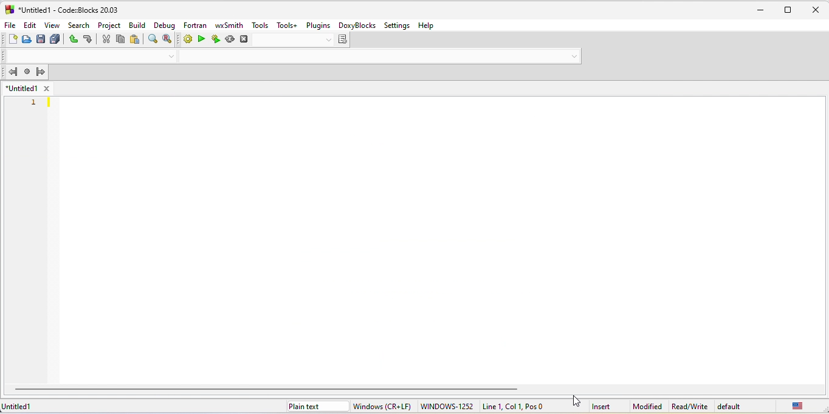  I want to click on edit, so click(29, 25).